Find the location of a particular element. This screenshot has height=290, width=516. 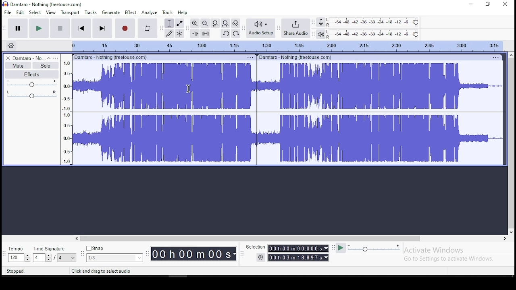

play at speed is located at coordinates (341, 248).